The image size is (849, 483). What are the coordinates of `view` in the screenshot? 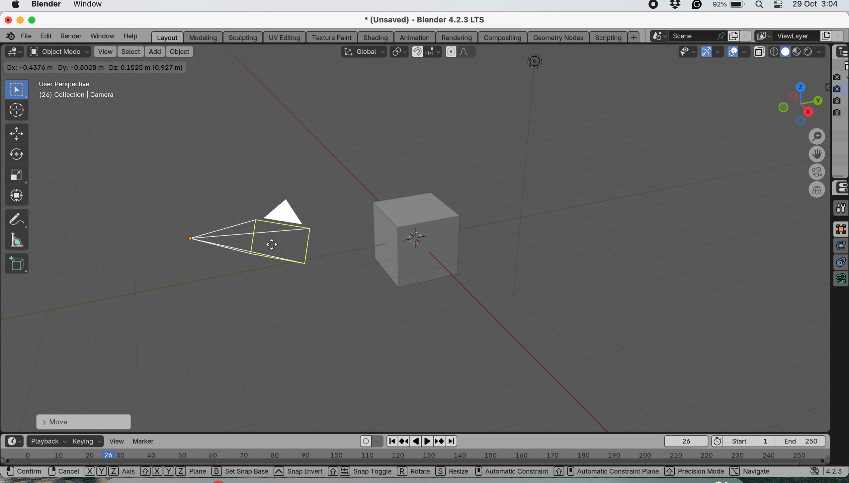 It's located at (118, 441).